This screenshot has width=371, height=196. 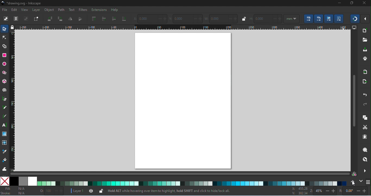 I want to click on scale stroke, so click(x=307, y=19).